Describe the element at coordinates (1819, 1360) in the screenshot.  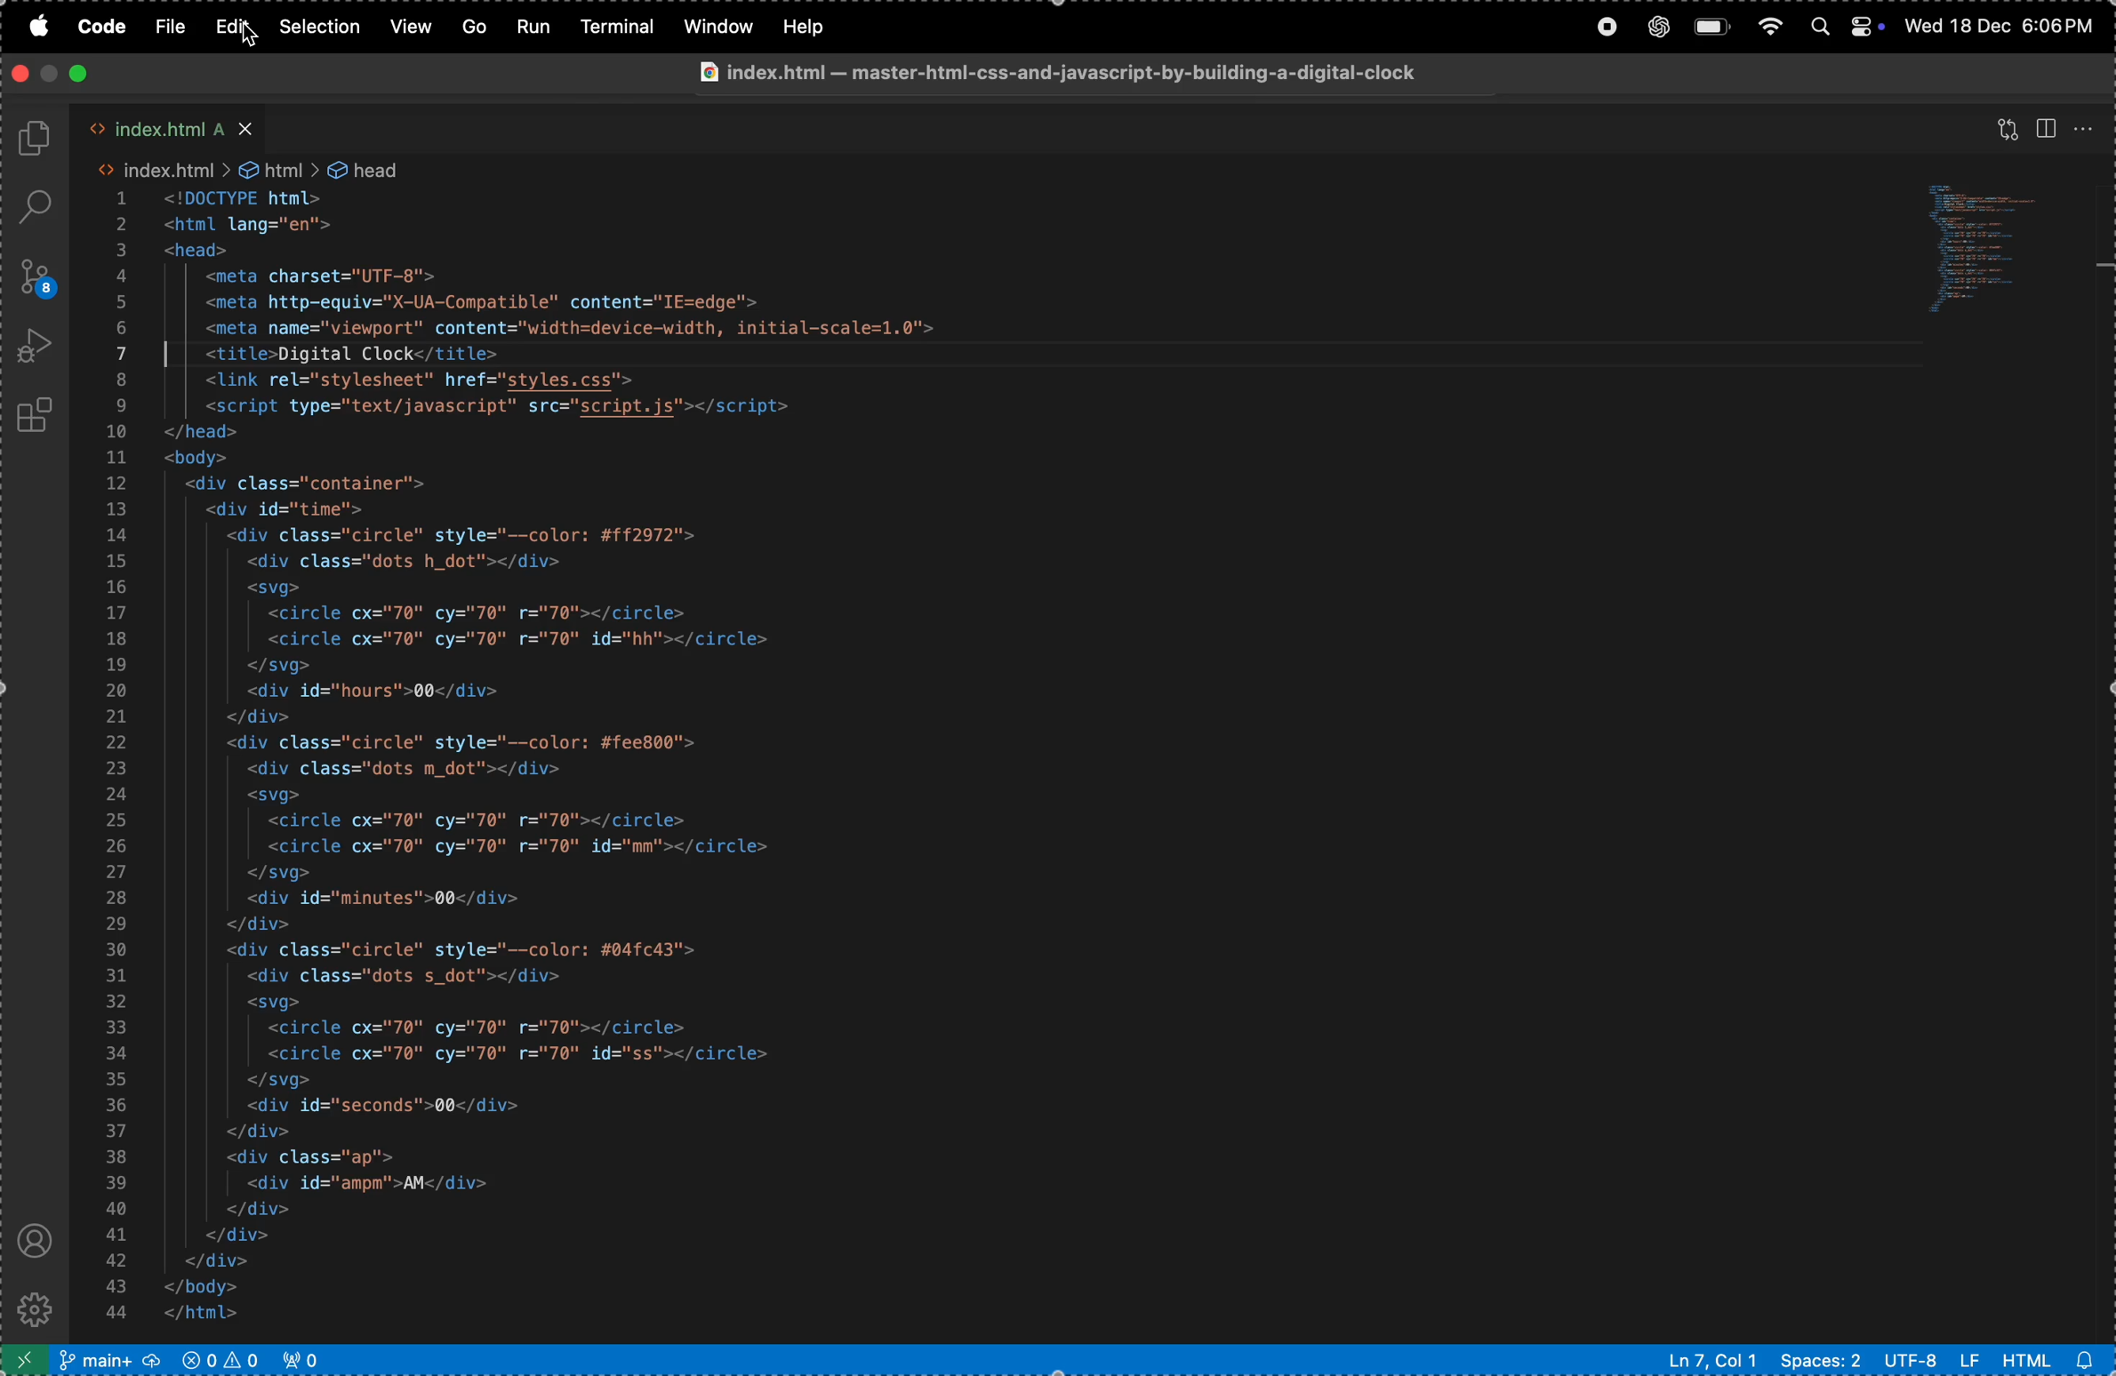
I see `spaces 2` at that location.